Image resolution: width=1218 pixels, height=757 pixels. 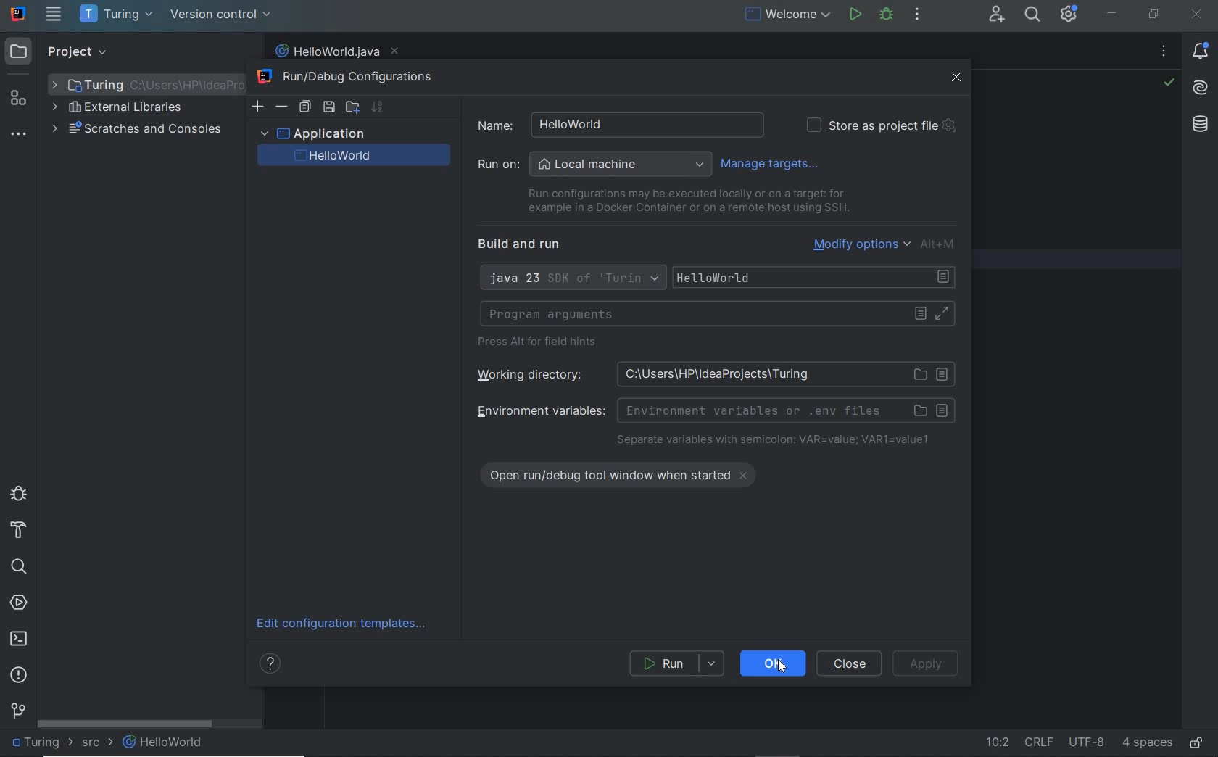 I want to click on HelloWorld, so click(x=817, y=278).